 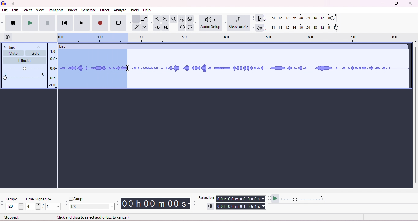 I want to click on track title, so click(x=25, y=47).